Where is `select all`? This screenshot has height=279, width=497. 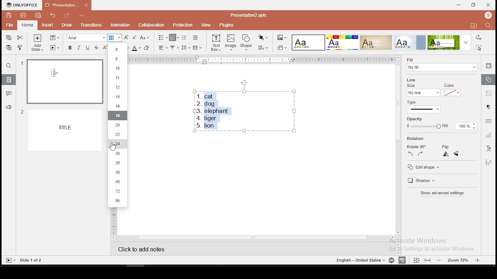 select all is located at coordinates (479, 48).